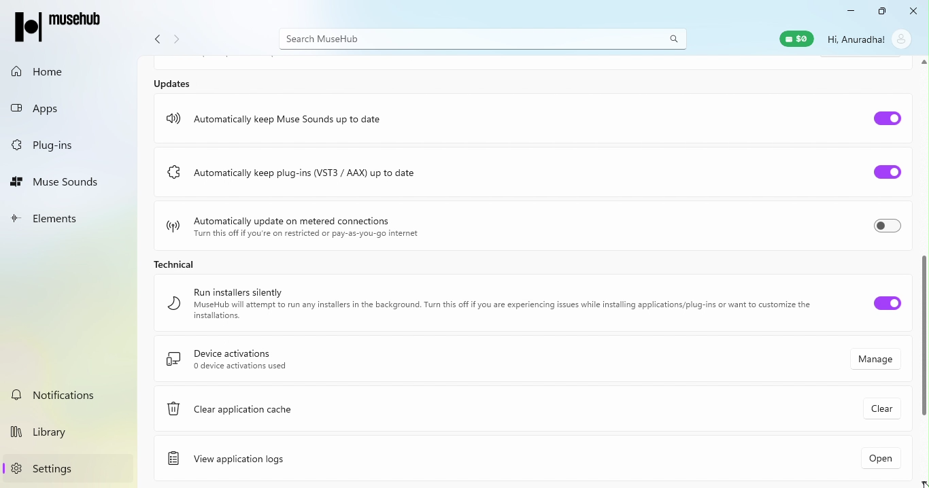 Image resolution: width=929 pixels, height=488 pixels. Describe the element at coordinates (876, 362) in the screenshot. I see `Manage` at that location.